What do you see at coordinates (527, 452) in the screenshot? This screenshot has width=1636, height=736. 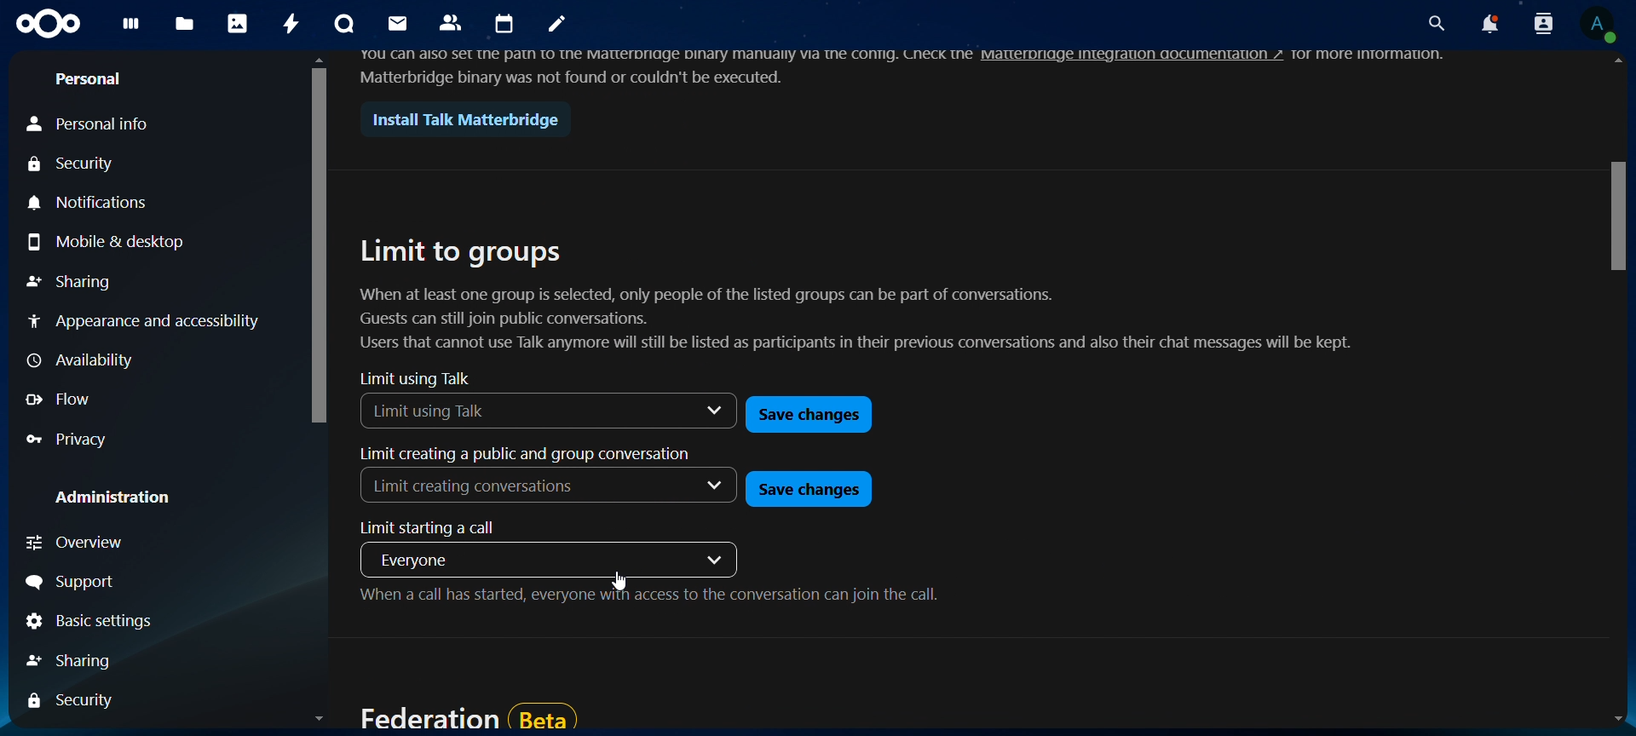 I see `limit creating a public  and group conversation` at bounding box center [527, 452].